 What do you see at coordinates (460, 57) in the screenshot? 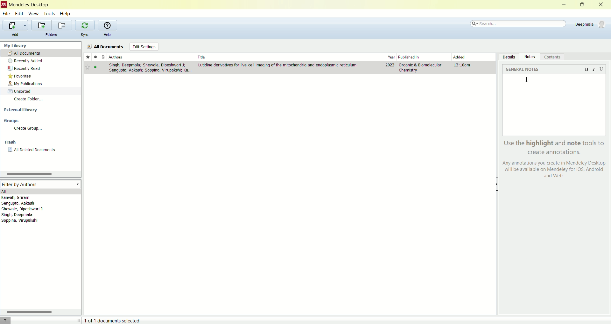
I see `added` at bounding box center [460, 57].